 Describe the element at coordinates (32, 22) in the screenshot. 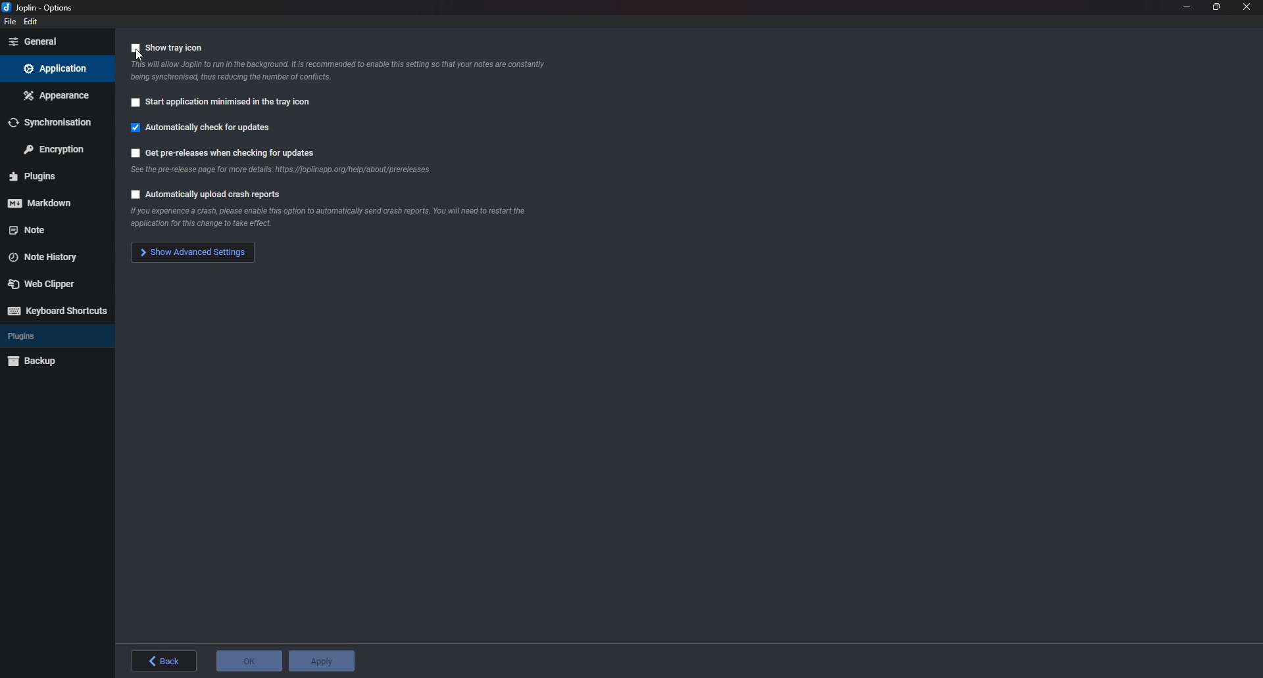

I see `edit` at that location.